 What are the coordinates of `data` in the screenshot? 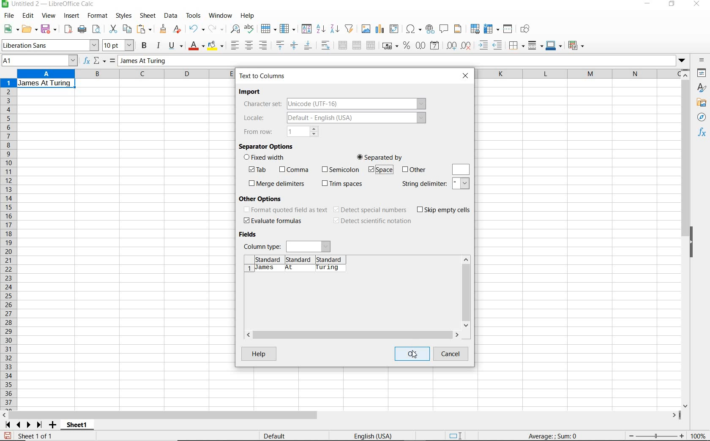 It's located at (171, 16).